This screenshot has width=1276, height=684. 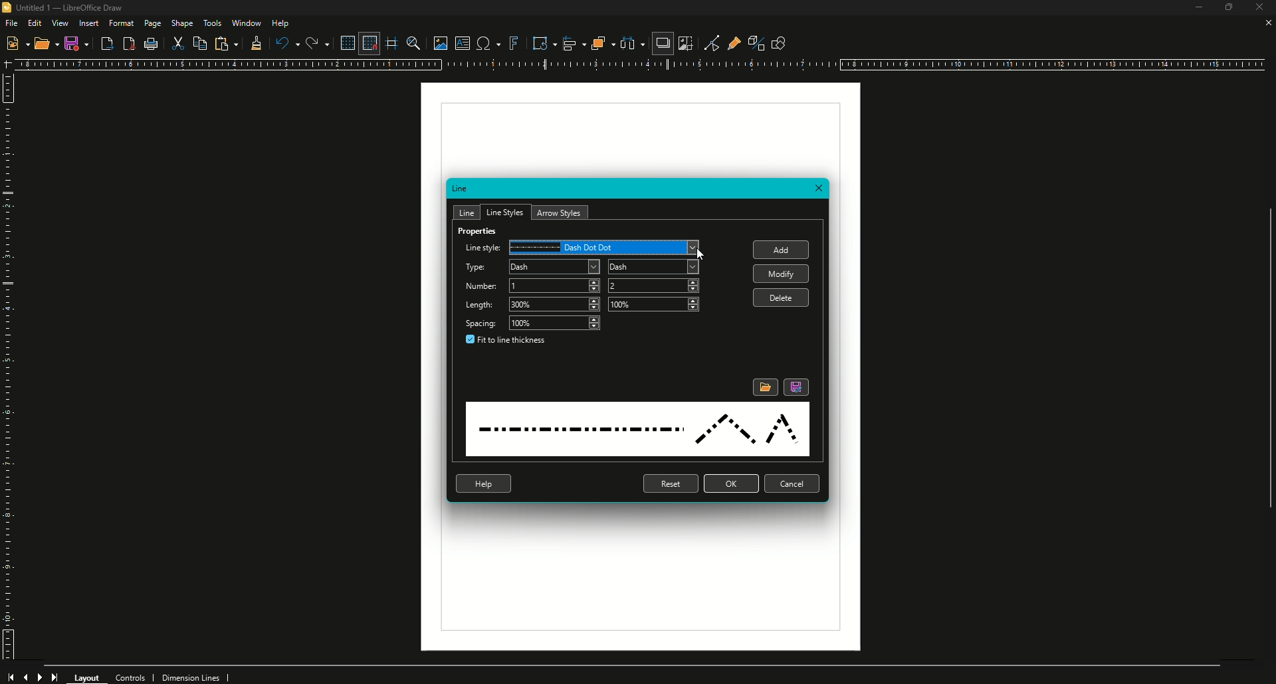 What do you see at coordinates (368, 43) in the screenshot?
I see `Snap to Grid` at bounding box center [368, 43].